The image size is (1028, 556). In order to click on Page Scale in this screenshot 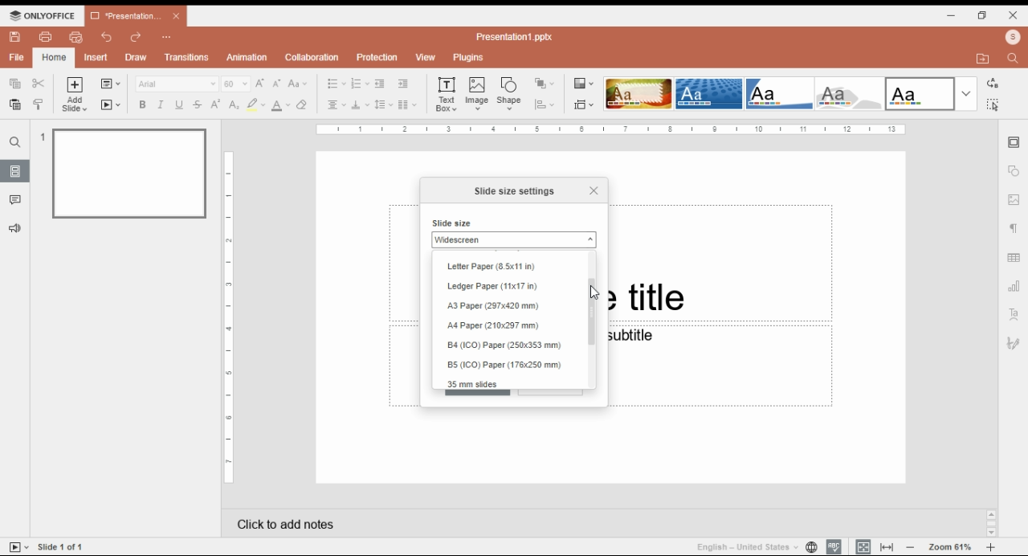, I will do `click(611, 129)`.